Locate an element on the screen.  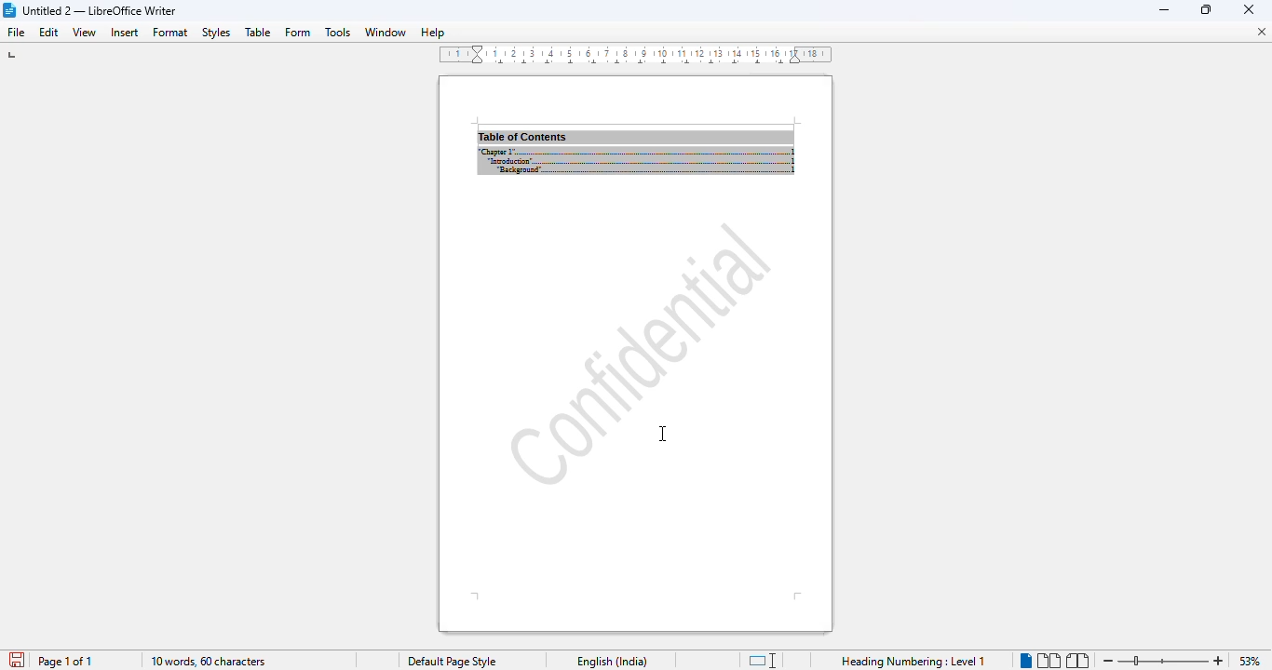
text language is located at coordinates (614, 661).